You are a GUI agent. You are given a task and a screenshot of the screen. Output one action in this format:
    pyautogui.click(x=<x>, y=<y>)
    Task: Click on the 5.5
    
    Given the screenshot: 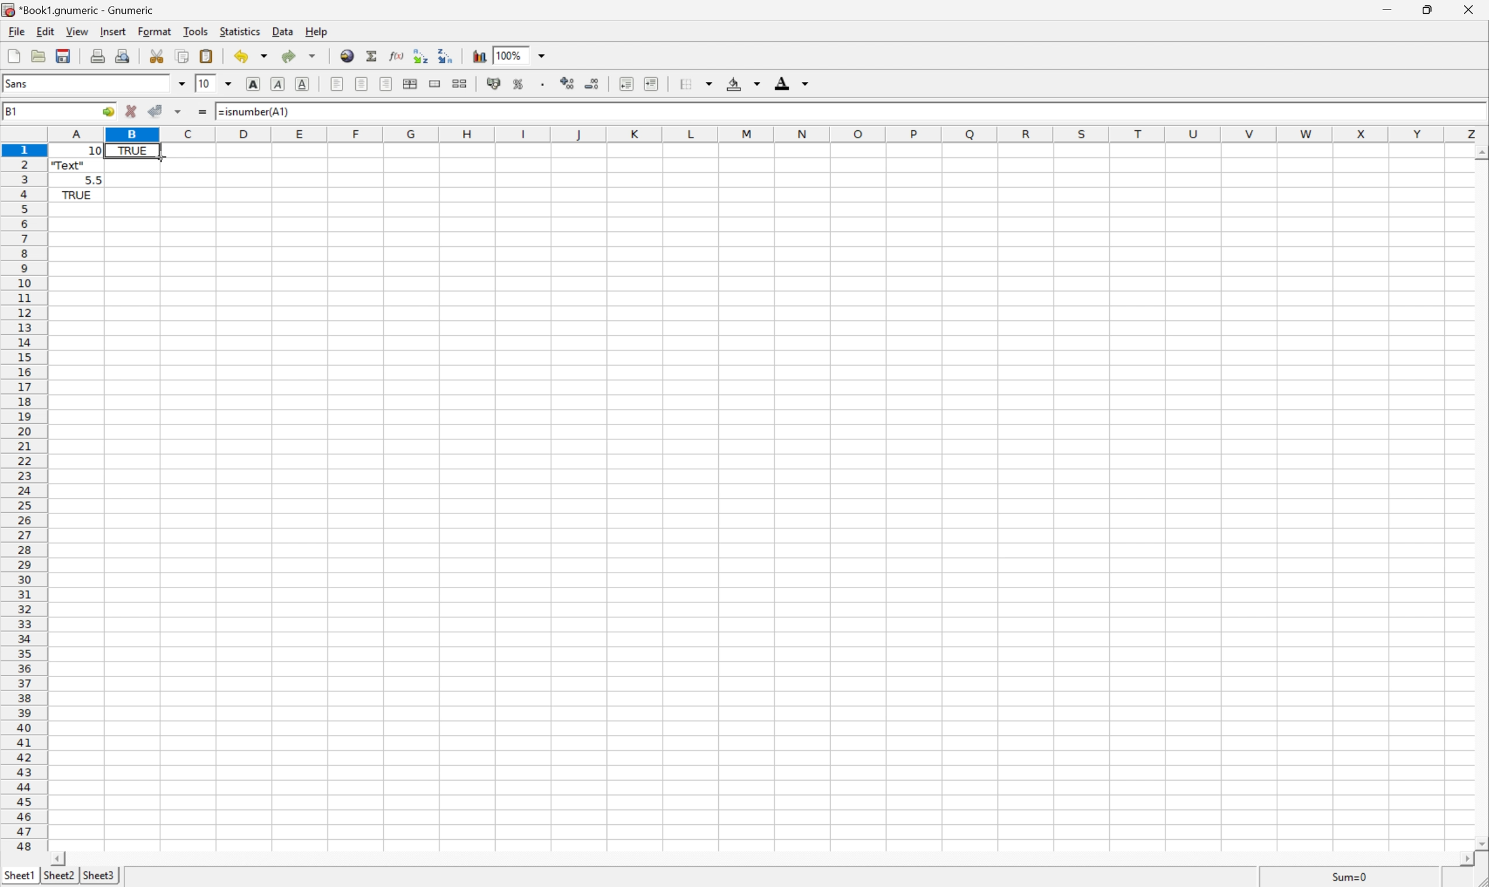 What is the action you would take?
    pyautogui.click(x=94, y=179)
    